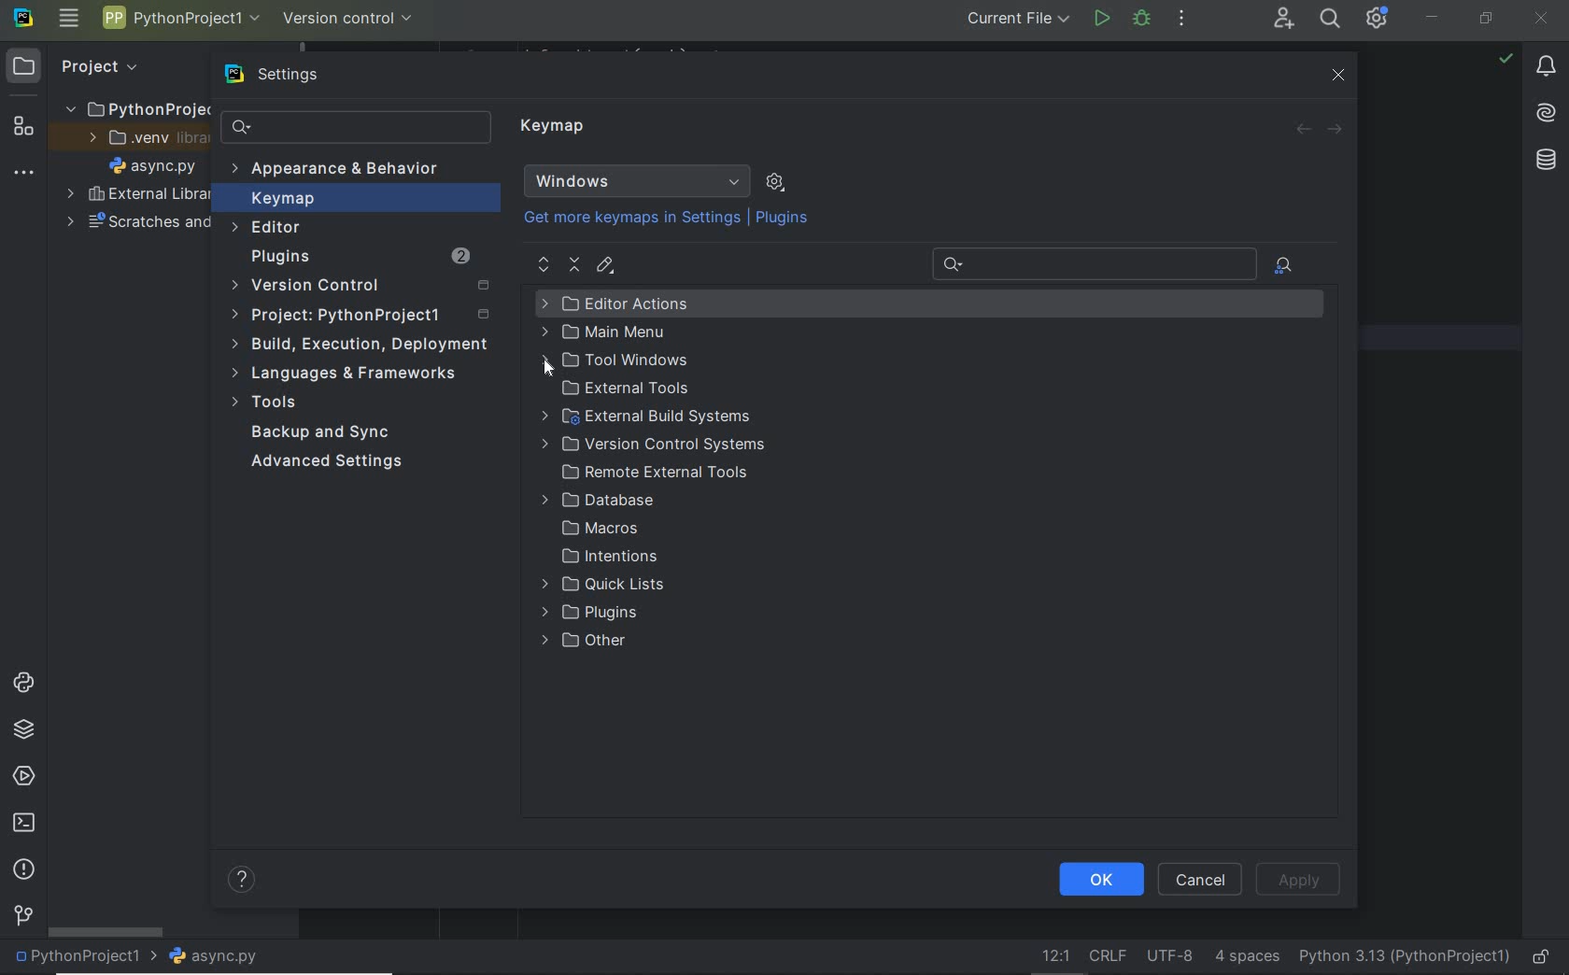 This screenshot has height=975, width=1569. What do you see at coordinates (139, 138) in the screenshot?
I see `.venv` at bounding box center [139, 138].